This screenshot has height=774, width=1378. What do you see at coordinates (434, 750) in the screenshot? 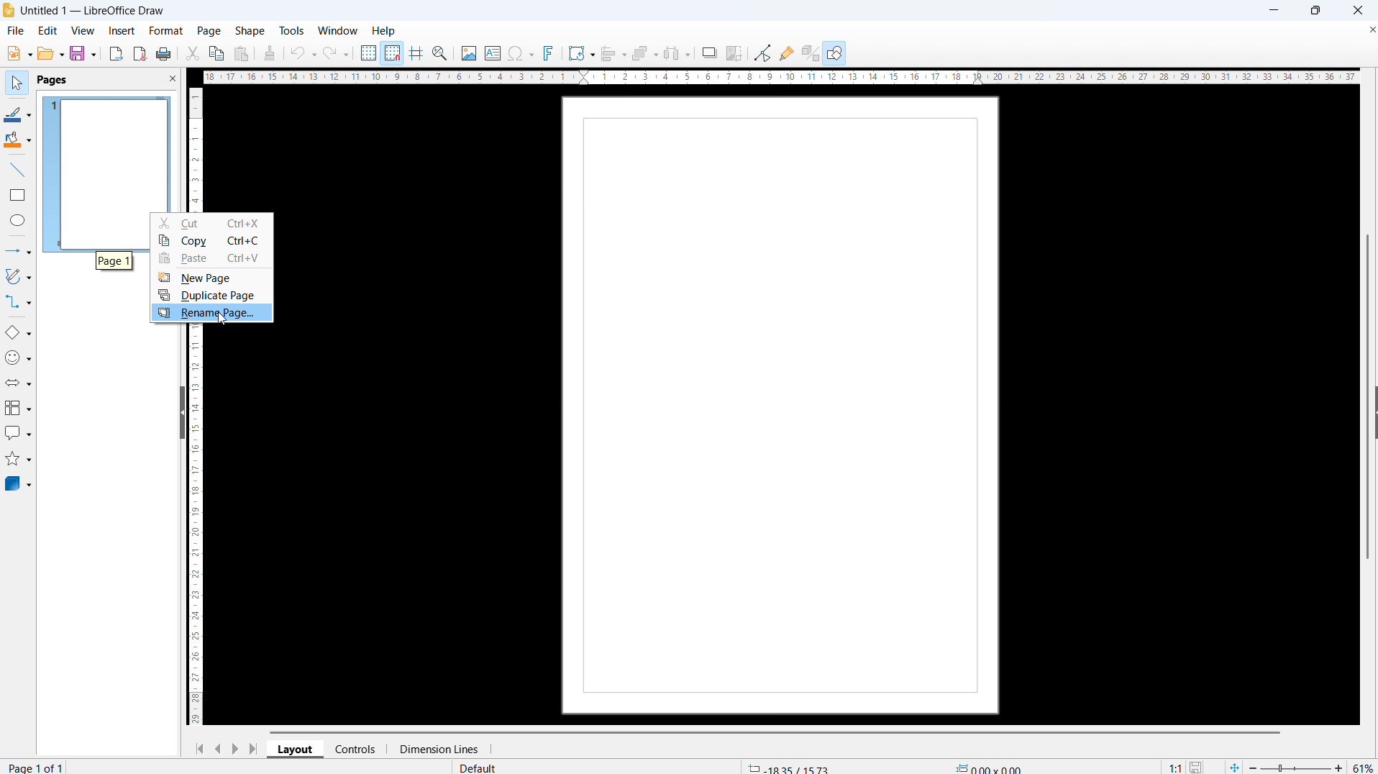
I see `dimension lines` at bounding box center [434, 750].